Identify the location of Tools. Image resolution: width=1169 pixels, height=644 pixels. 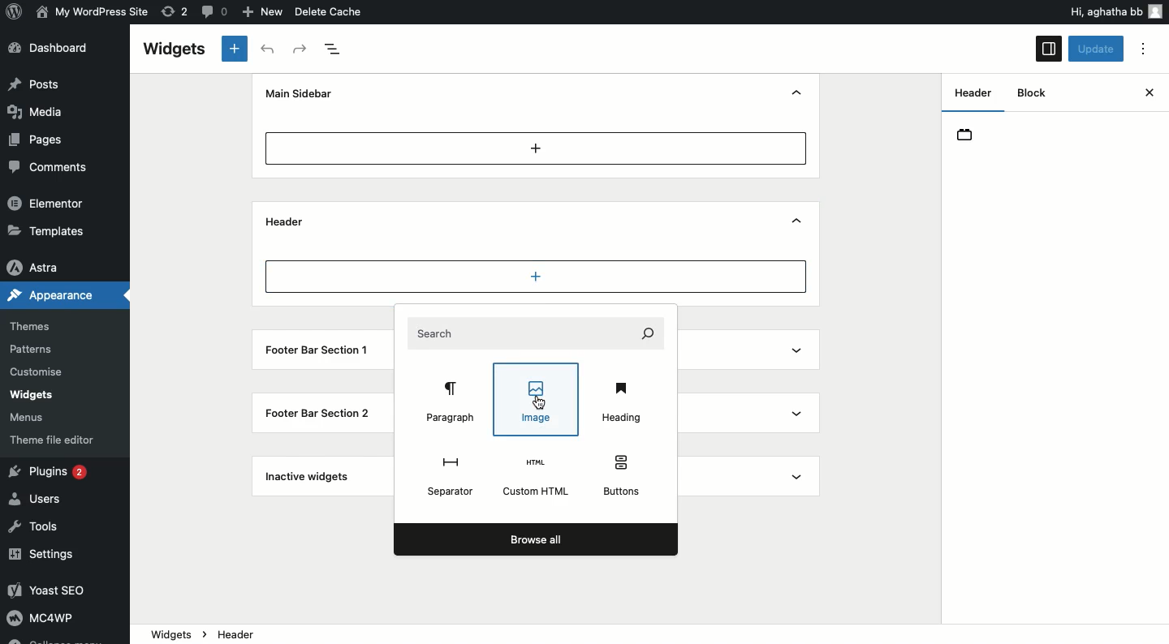
(35, 528).